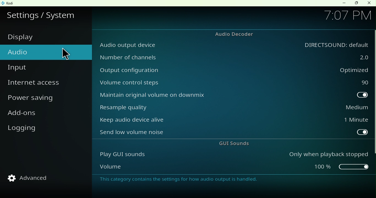  What do you see at coordinates (232, 33) in the screenshot?
I see `Audio decoder` at bounding box center [232, 33].